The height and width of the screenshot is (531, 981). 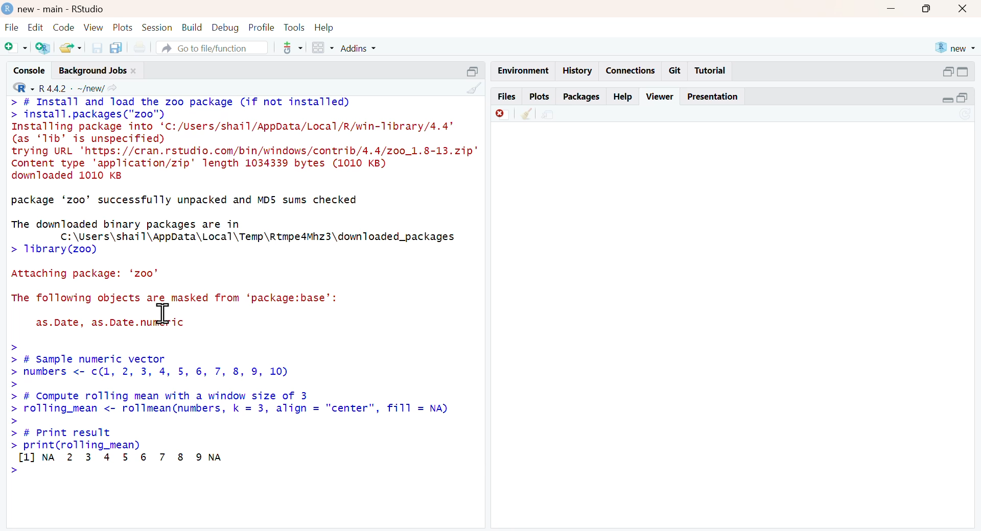 I want to click on delete file, so click(x=502, y=114).